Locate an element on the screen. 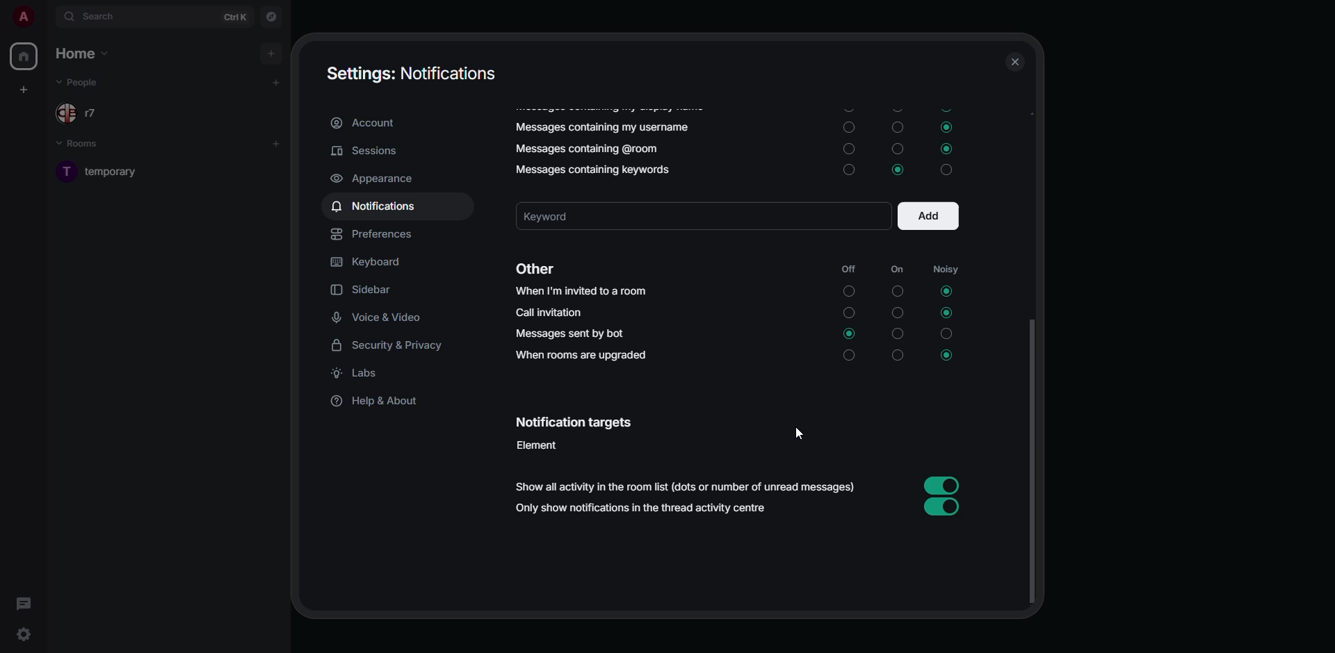  keyword is located at coordinates (578, 216).